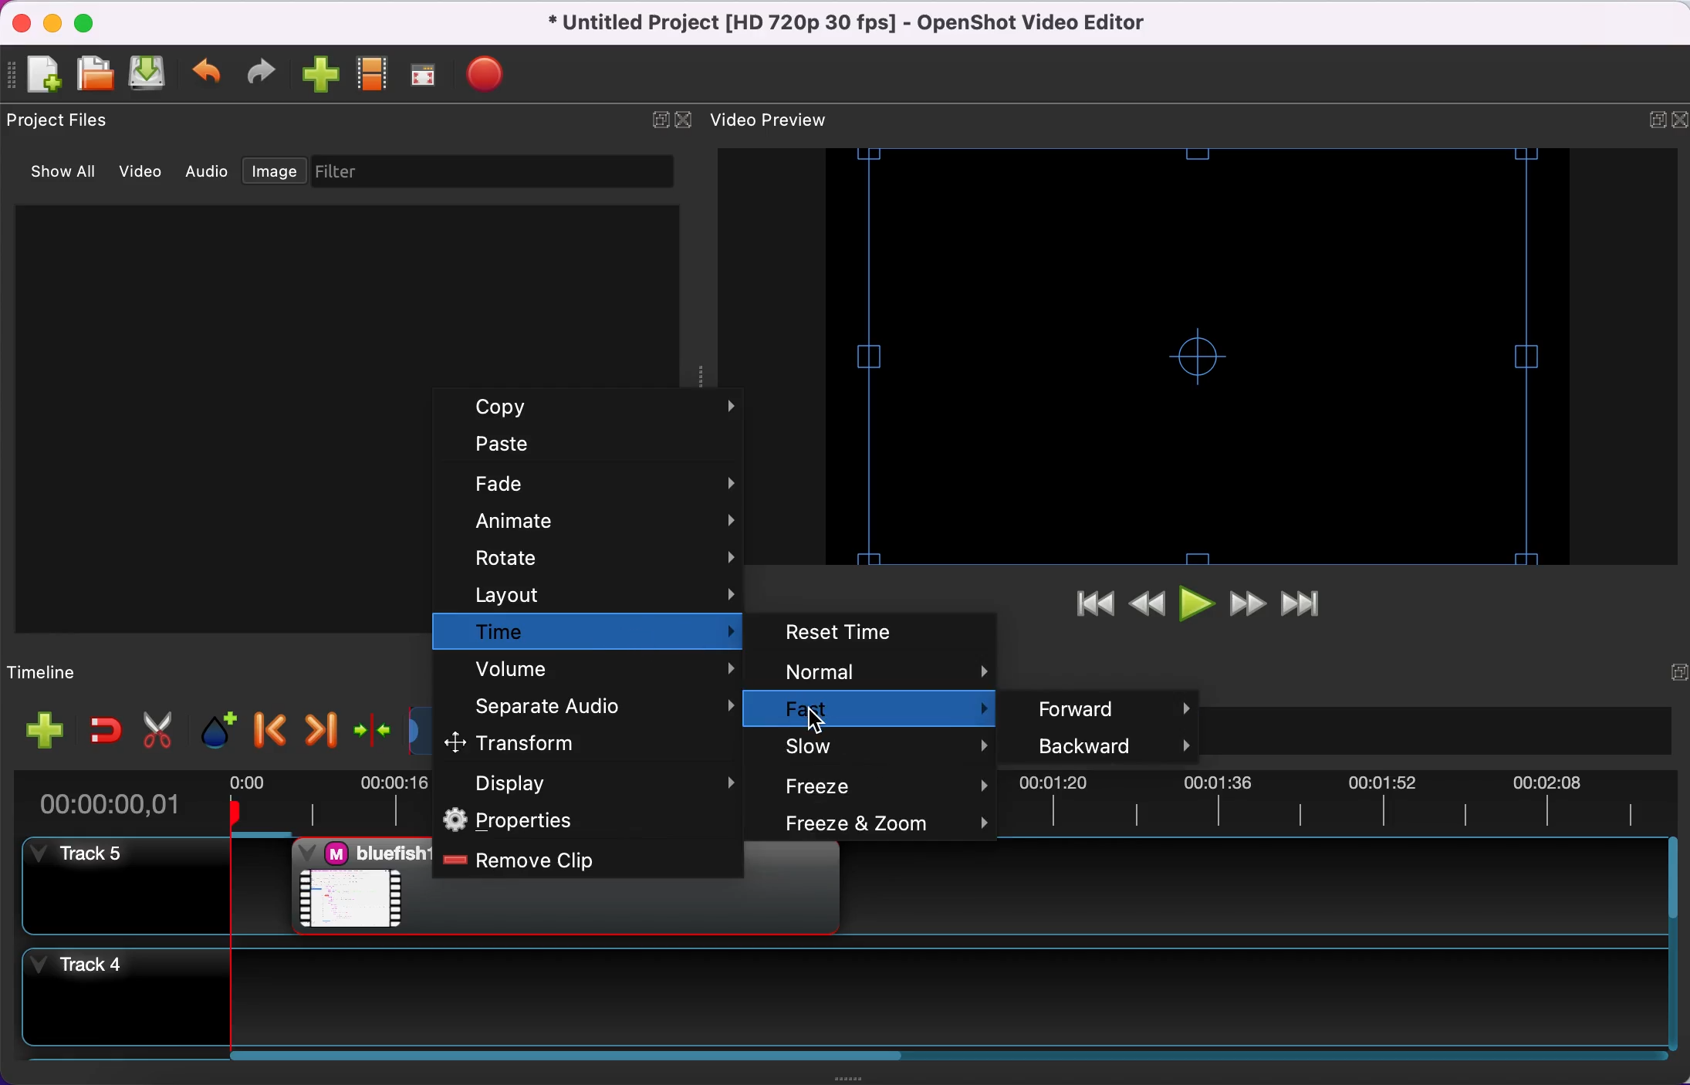 This screenshot has height=1085, width=1690. Describe the element at coordinates (595, 448) in the screenshot. I see `paste` at that location.